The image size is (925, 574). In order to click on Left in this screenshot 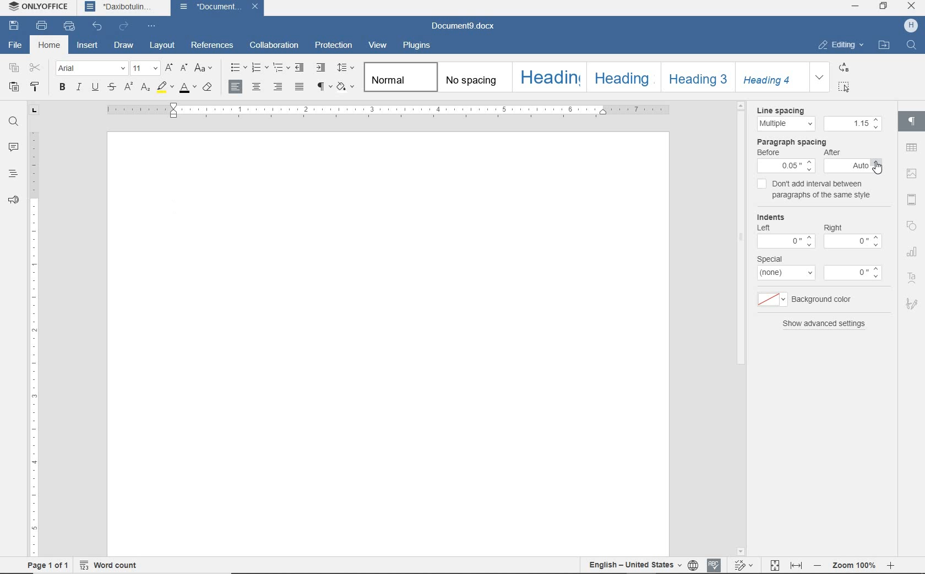, I will do `click(764, 228)`.